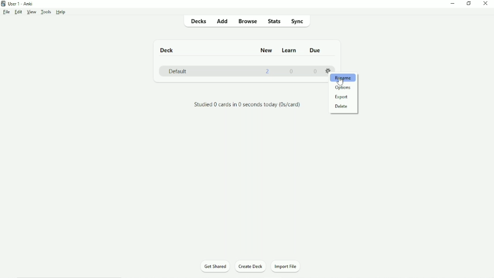 This screenshot has height=278, width=494. I want to click on Edit, so click(19, 12).